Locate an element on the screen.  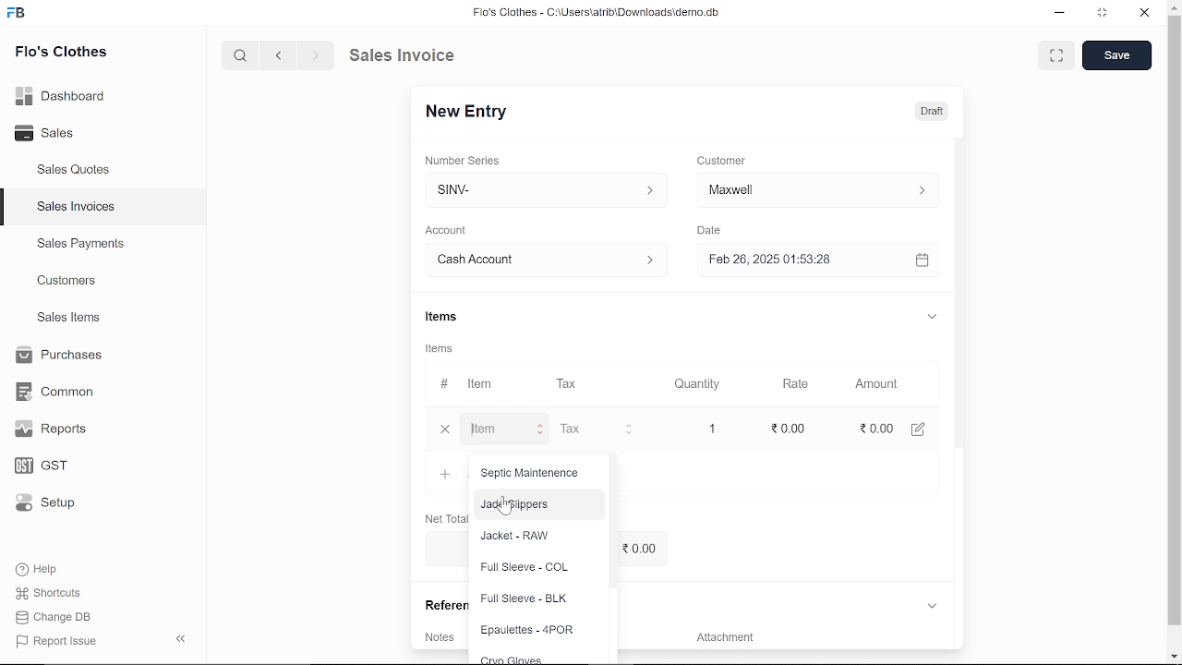
minimize is located at coordinates (1061, 11).